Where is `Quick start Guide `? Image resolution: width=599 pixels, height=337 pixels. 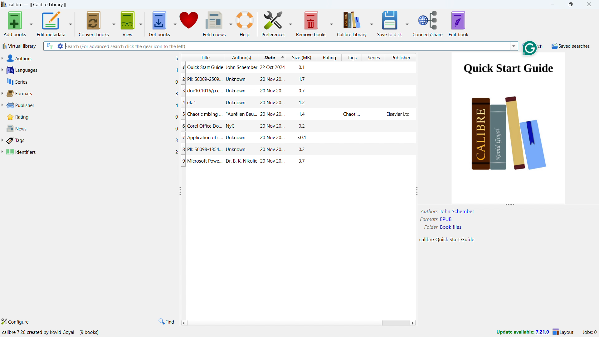 Quick start Guide  is located at coordinates (299, 67).